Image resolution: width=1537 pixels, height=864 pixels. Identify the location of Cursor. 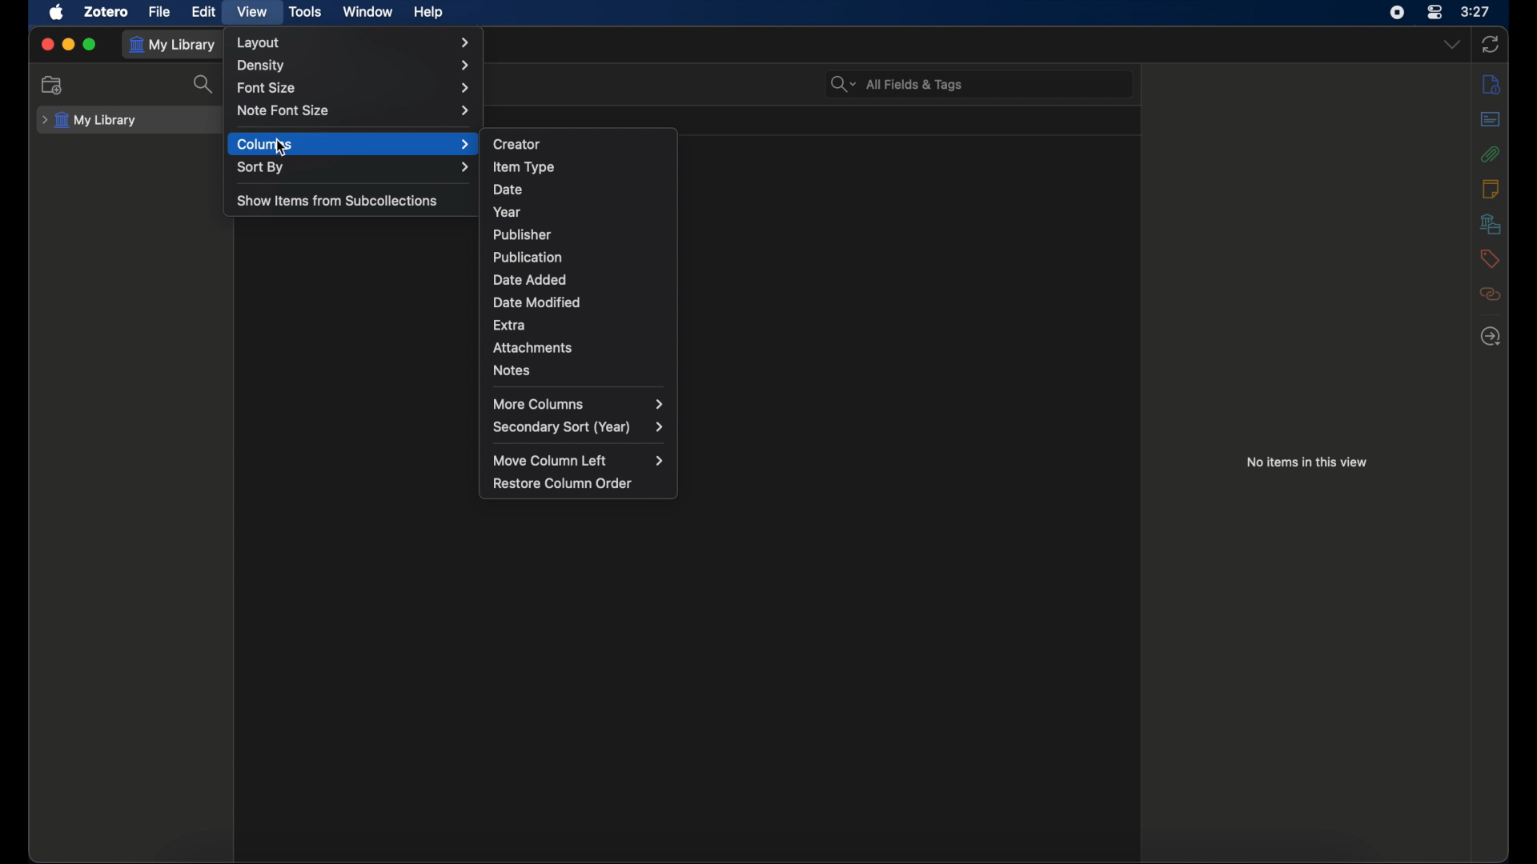
(283, 150).